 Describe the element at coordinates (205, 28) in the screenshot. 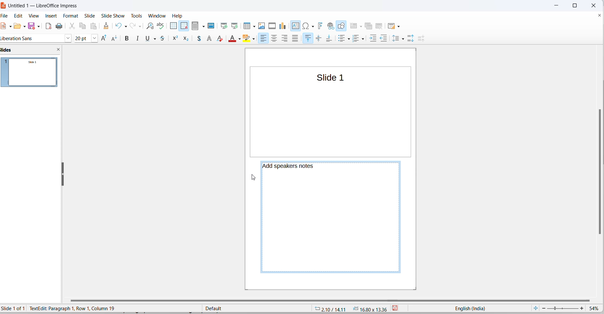

I see `cursor` at that location.